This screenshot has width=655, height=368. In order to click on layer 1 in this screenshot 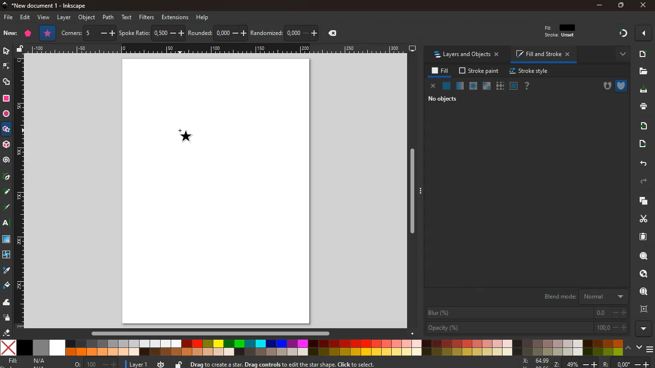, I will do `click(140, 364)`.